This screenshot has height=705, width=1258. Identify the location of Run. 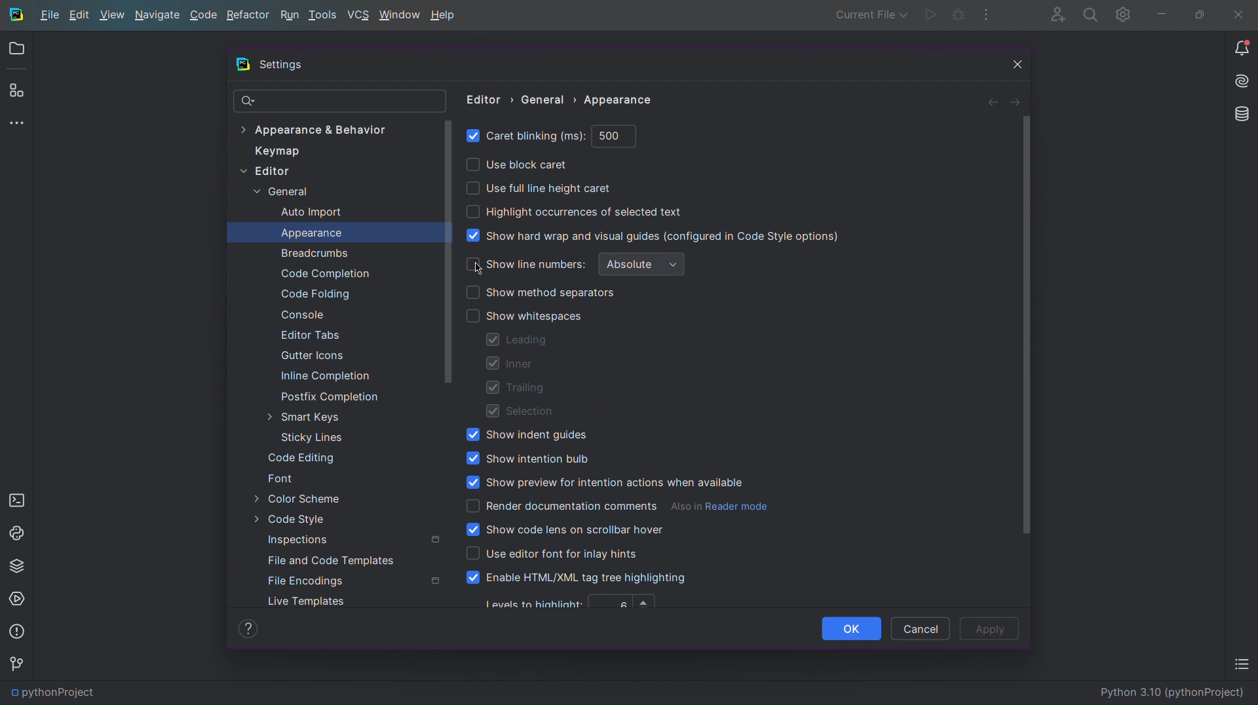
(290, 14).